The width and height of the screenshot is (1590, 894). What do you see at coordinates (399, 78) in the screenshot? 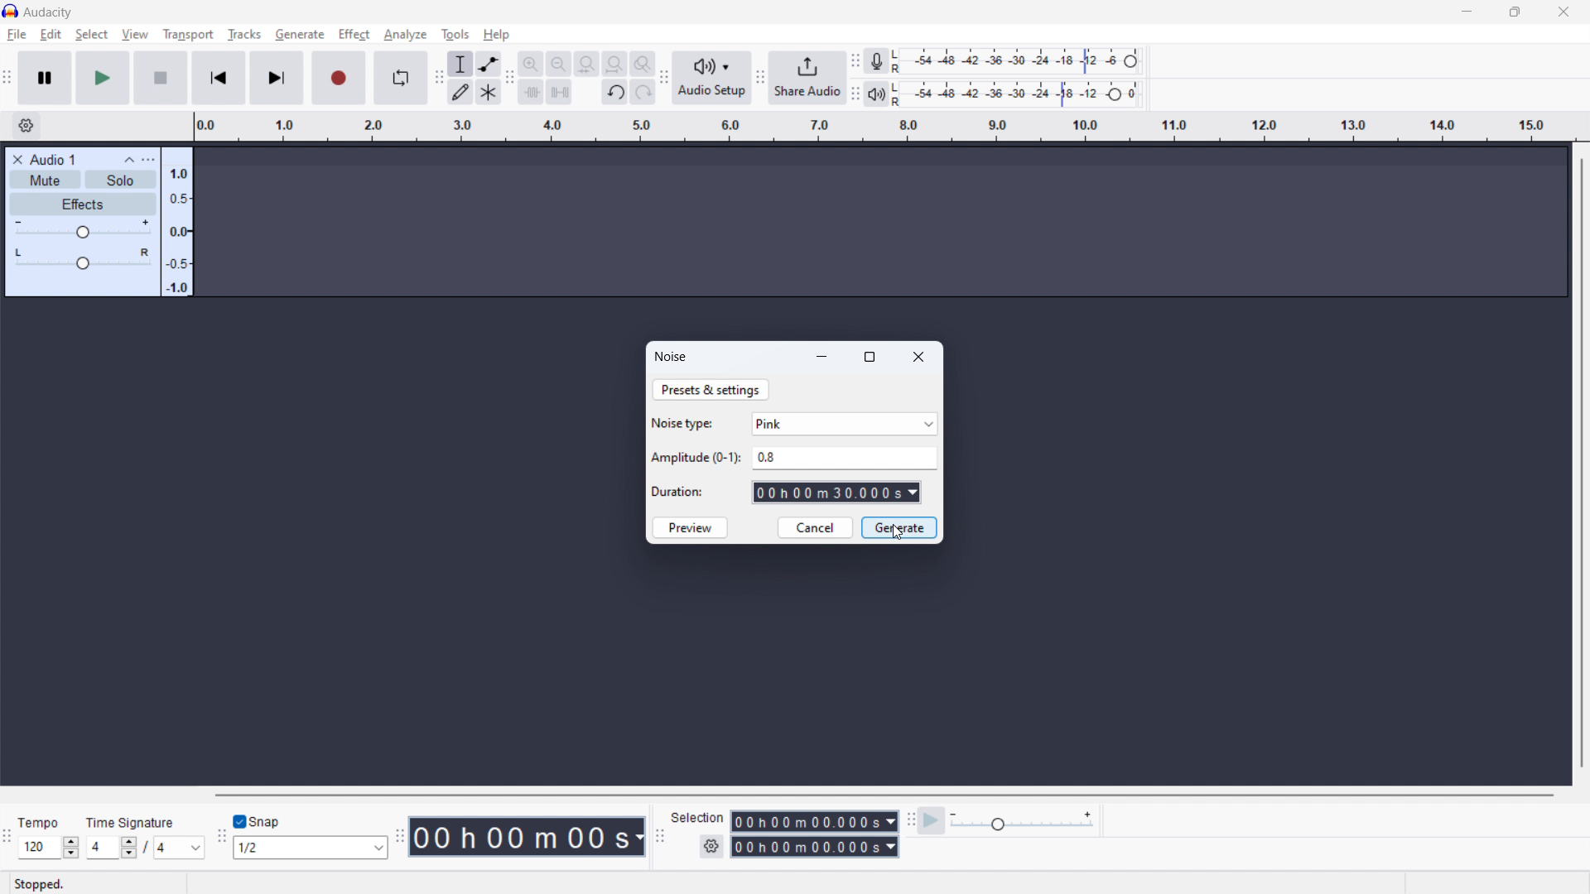
I see `enable loop` at bounding box center [399, 78].